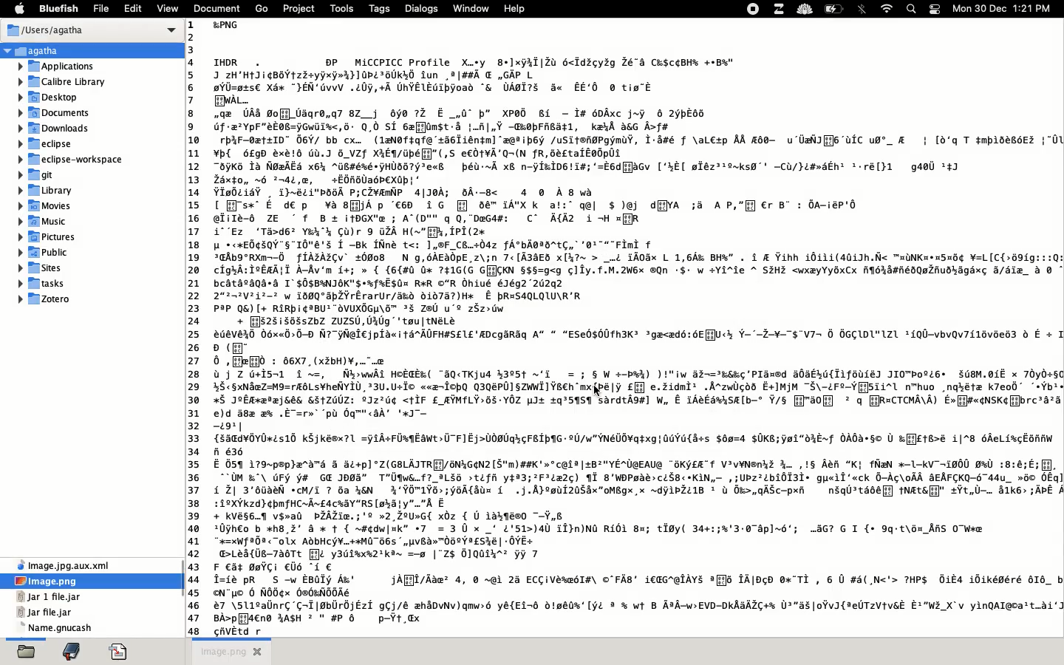 The image size is (1064, 665). What do you see at coordinates (60, 582) in the screenshot?
I see `image png` at bounding box center [60, 582].